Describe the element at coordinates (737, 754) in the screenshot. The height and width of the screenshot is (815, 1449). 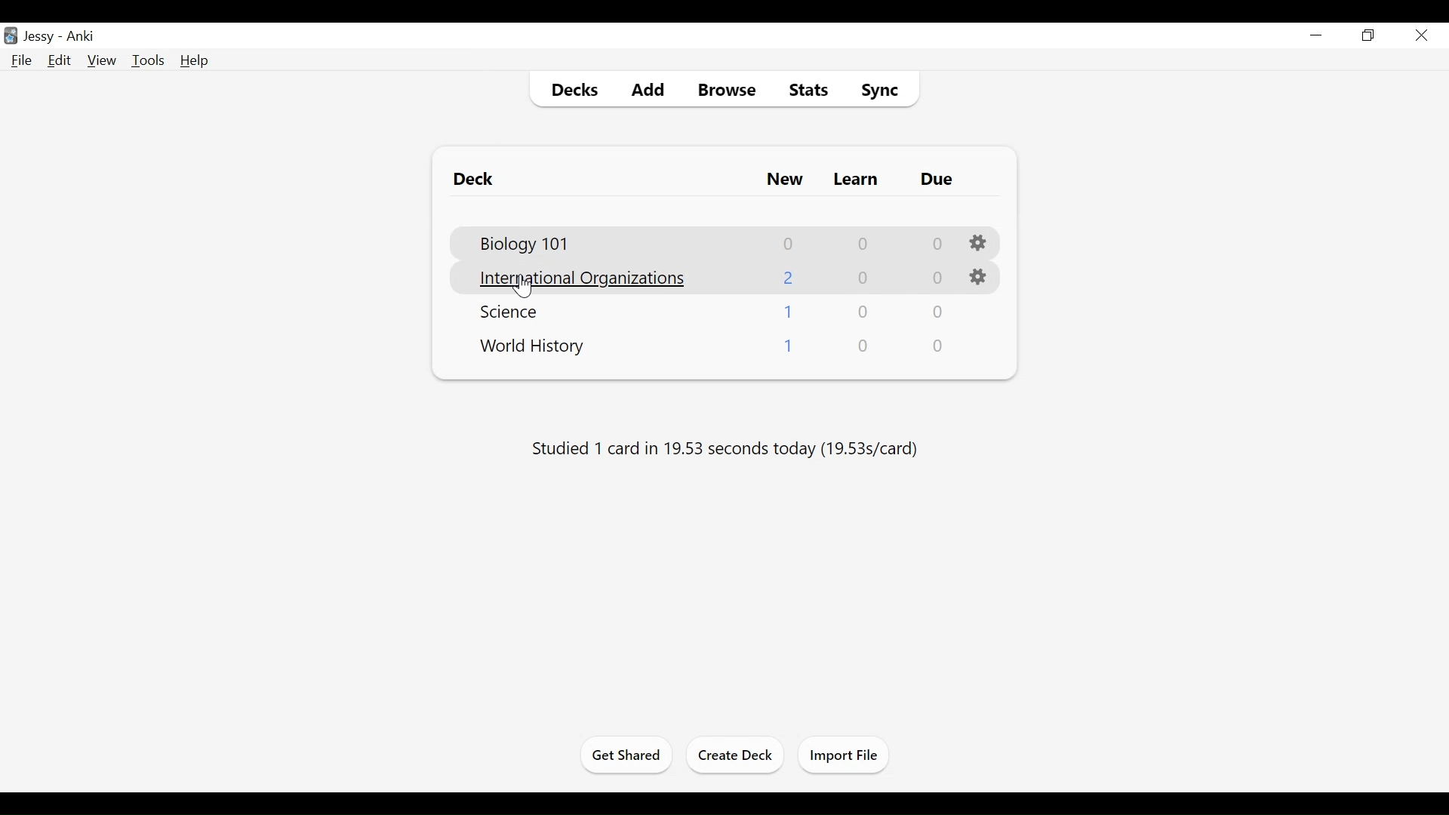
I see `Create Deck` at that location.